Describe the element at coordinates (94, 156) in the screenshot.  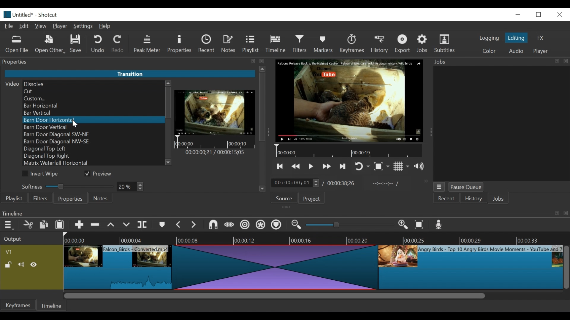
I see `Diagonal Top Right` at that location.